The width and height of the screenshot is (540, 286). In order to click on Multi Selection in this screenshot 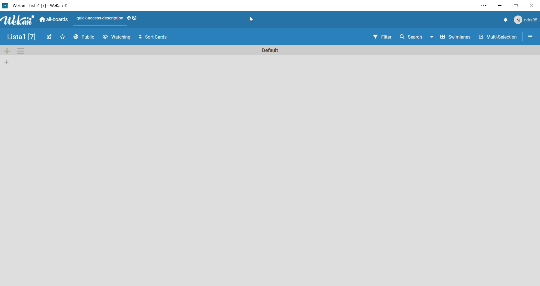, I will do `click(499, 37)`.